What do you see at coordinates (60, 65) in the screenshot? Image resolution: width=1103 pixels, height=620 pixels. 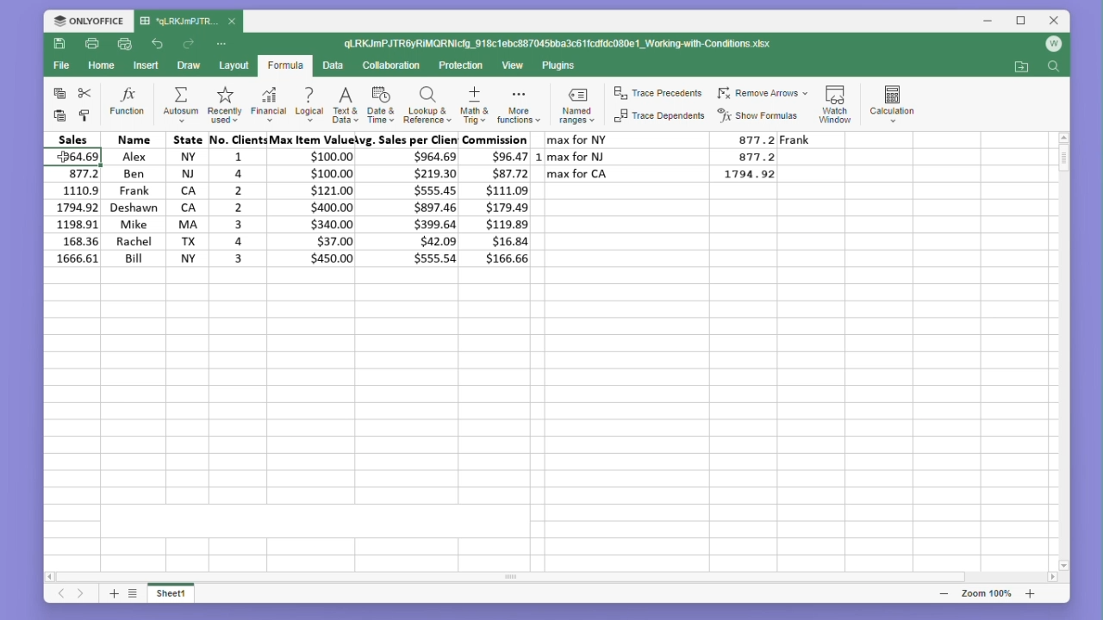 I see `File` at bounding box center [60, 65].